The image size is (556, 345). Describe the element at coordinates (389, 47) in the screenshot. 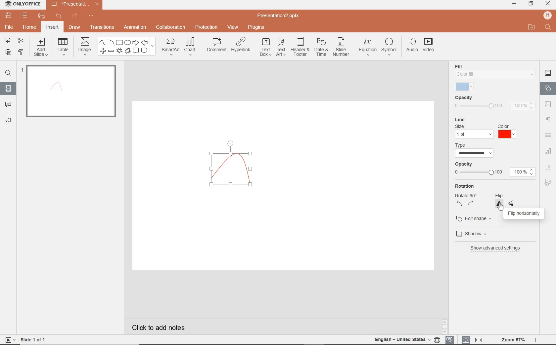

I see `SYMBOL` at that location.